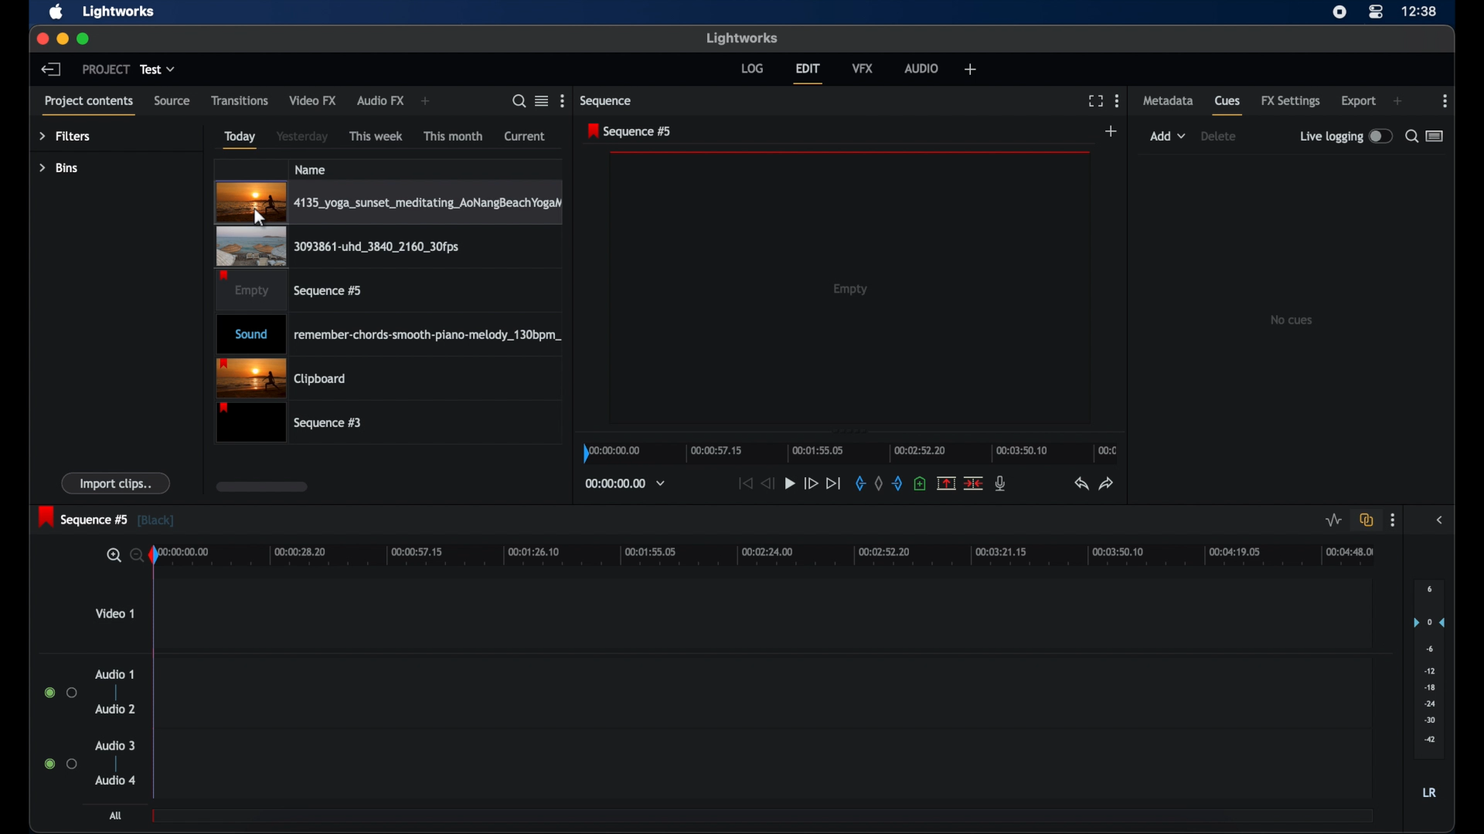  Describe the element at coordinates (59, 168) in the screenshot. I see `bins` at that location.